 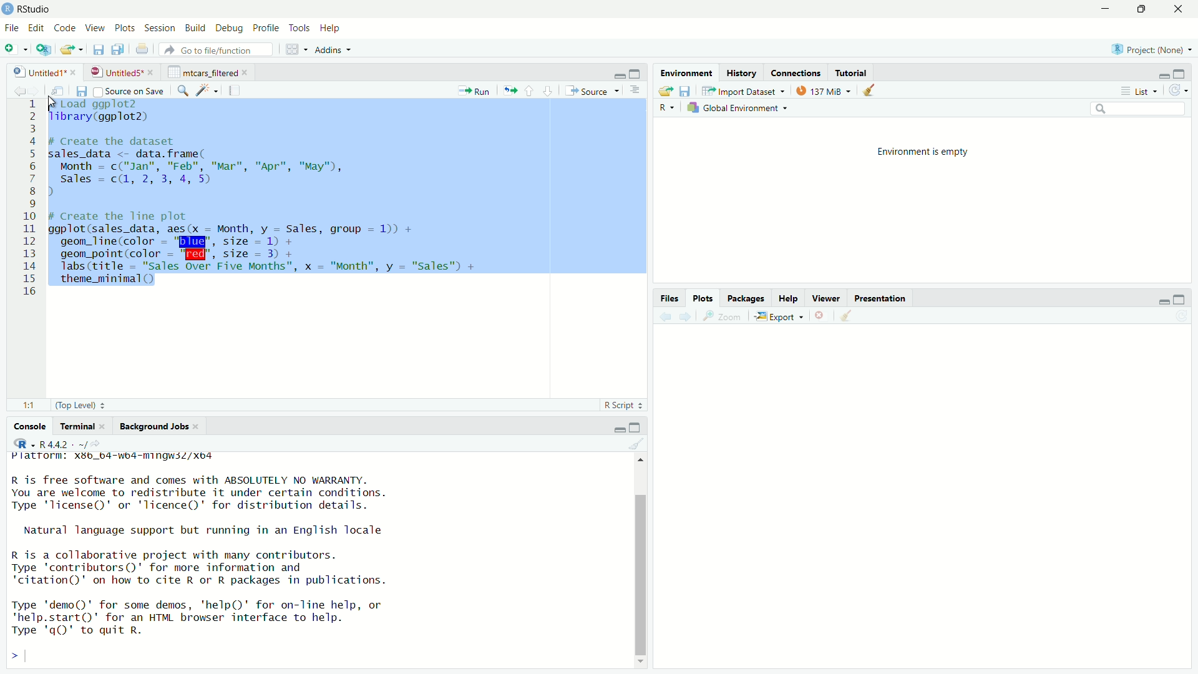 What do you see at coordinates (686, 317) in the screenshot?
I see `forward` at bounding box center [686, 317].